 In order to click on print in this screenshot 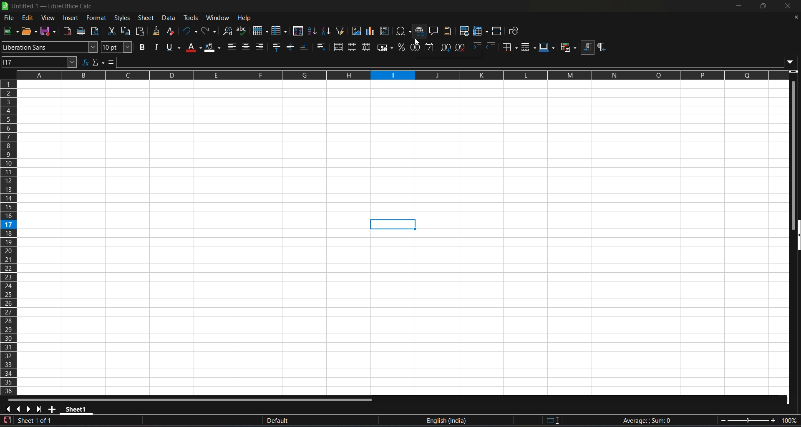, I will do `click(83, 31)`.